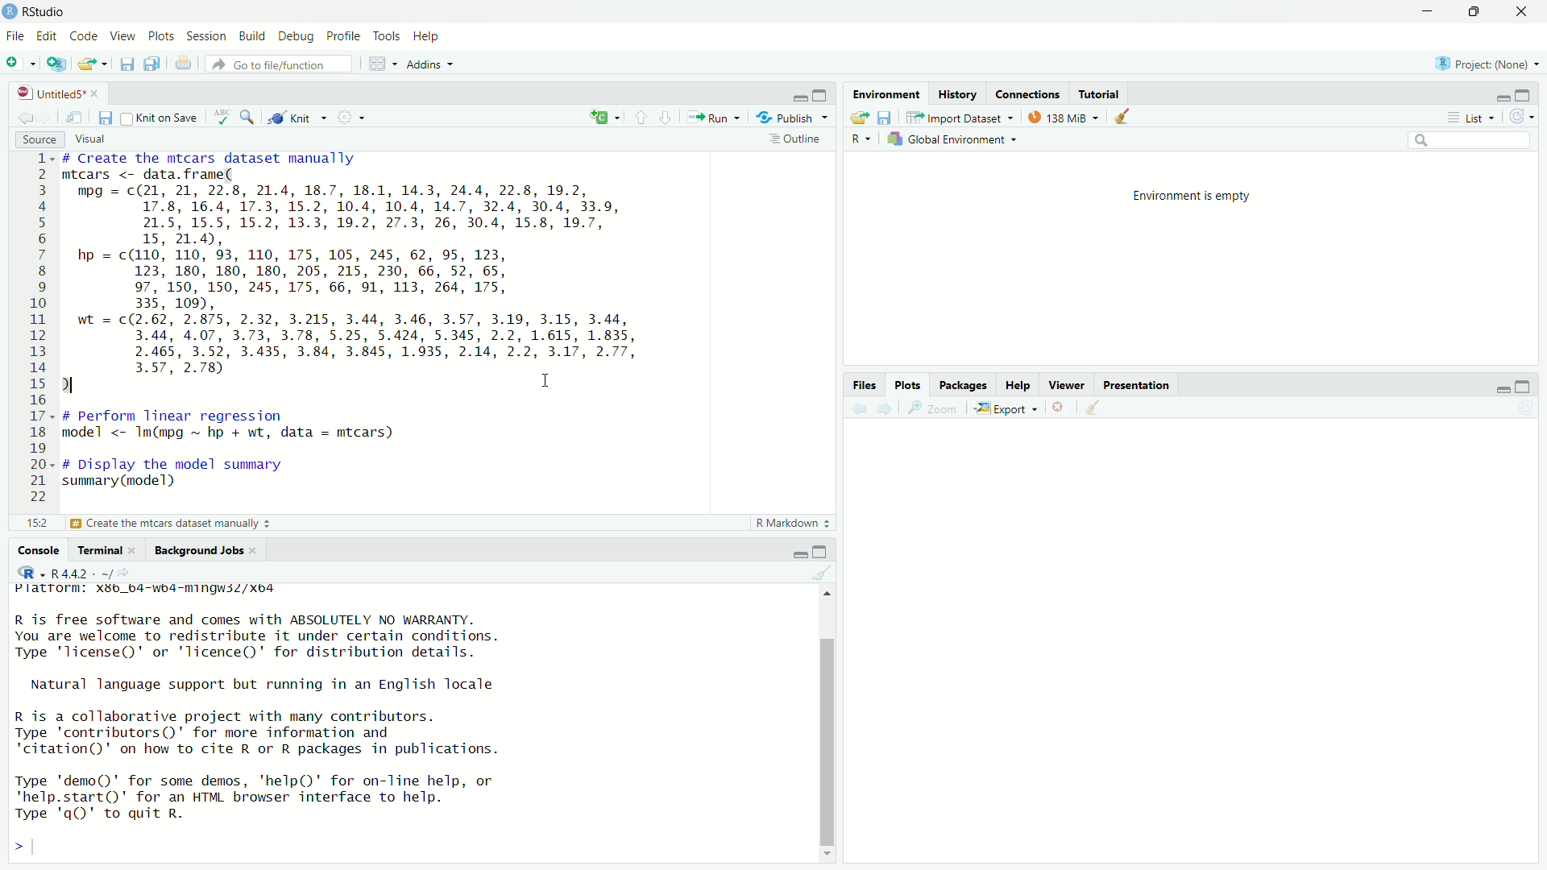 The image size is (1547, 870). What do you see at coordinates (937, 408) in the screenshot?
I see `Zoom` at bounding box center [937, 408].